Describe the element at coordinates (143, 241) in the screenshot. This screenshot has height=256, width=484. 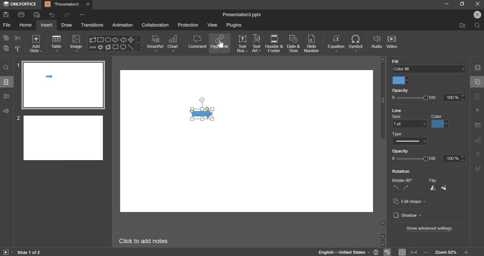
I see `click here to add notes` at that location.